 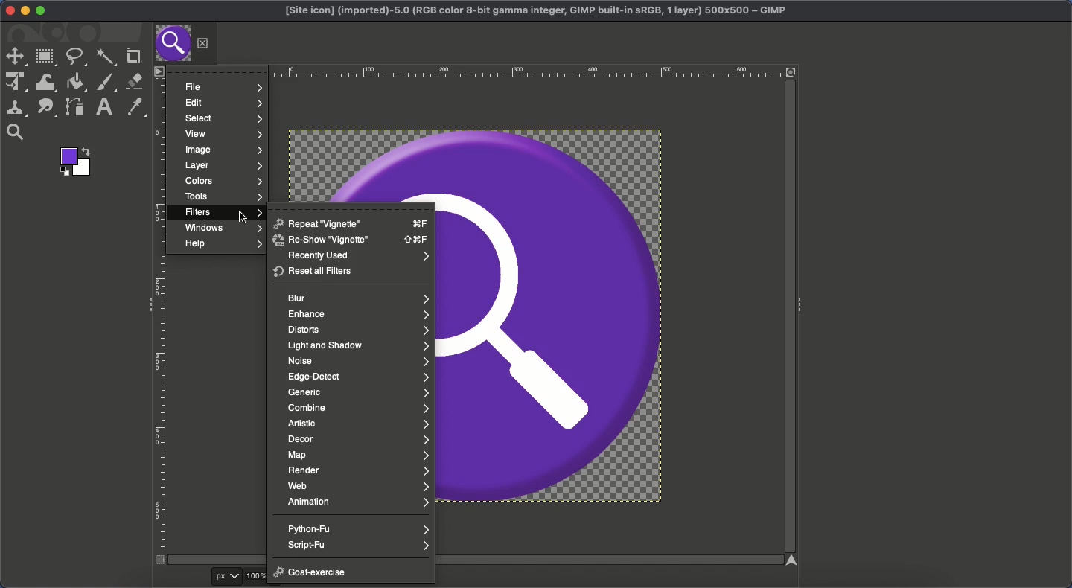 I want to click on Text, so click(x=102, y=107).